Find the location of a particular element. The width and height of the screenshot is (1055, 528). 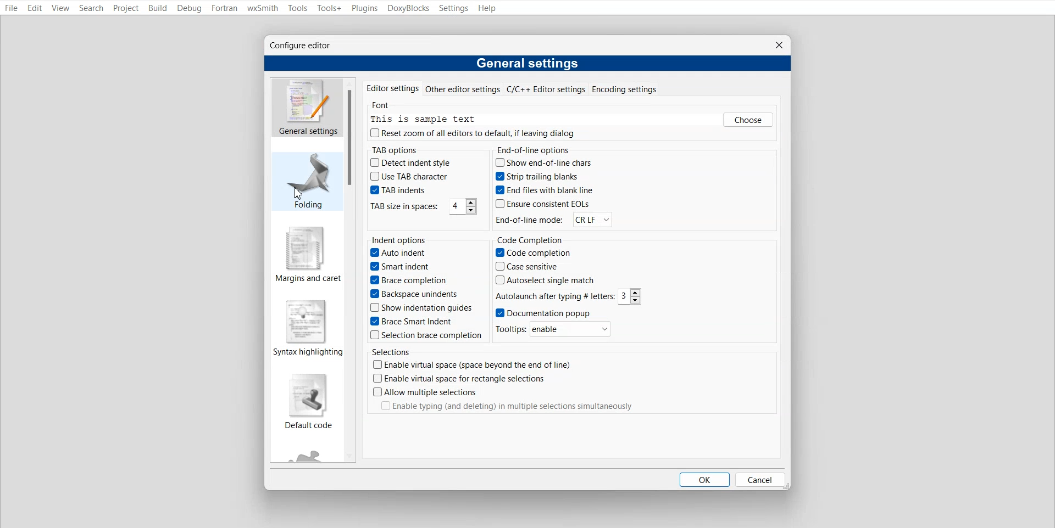

Brace completion is located at coordinates (411, 280).